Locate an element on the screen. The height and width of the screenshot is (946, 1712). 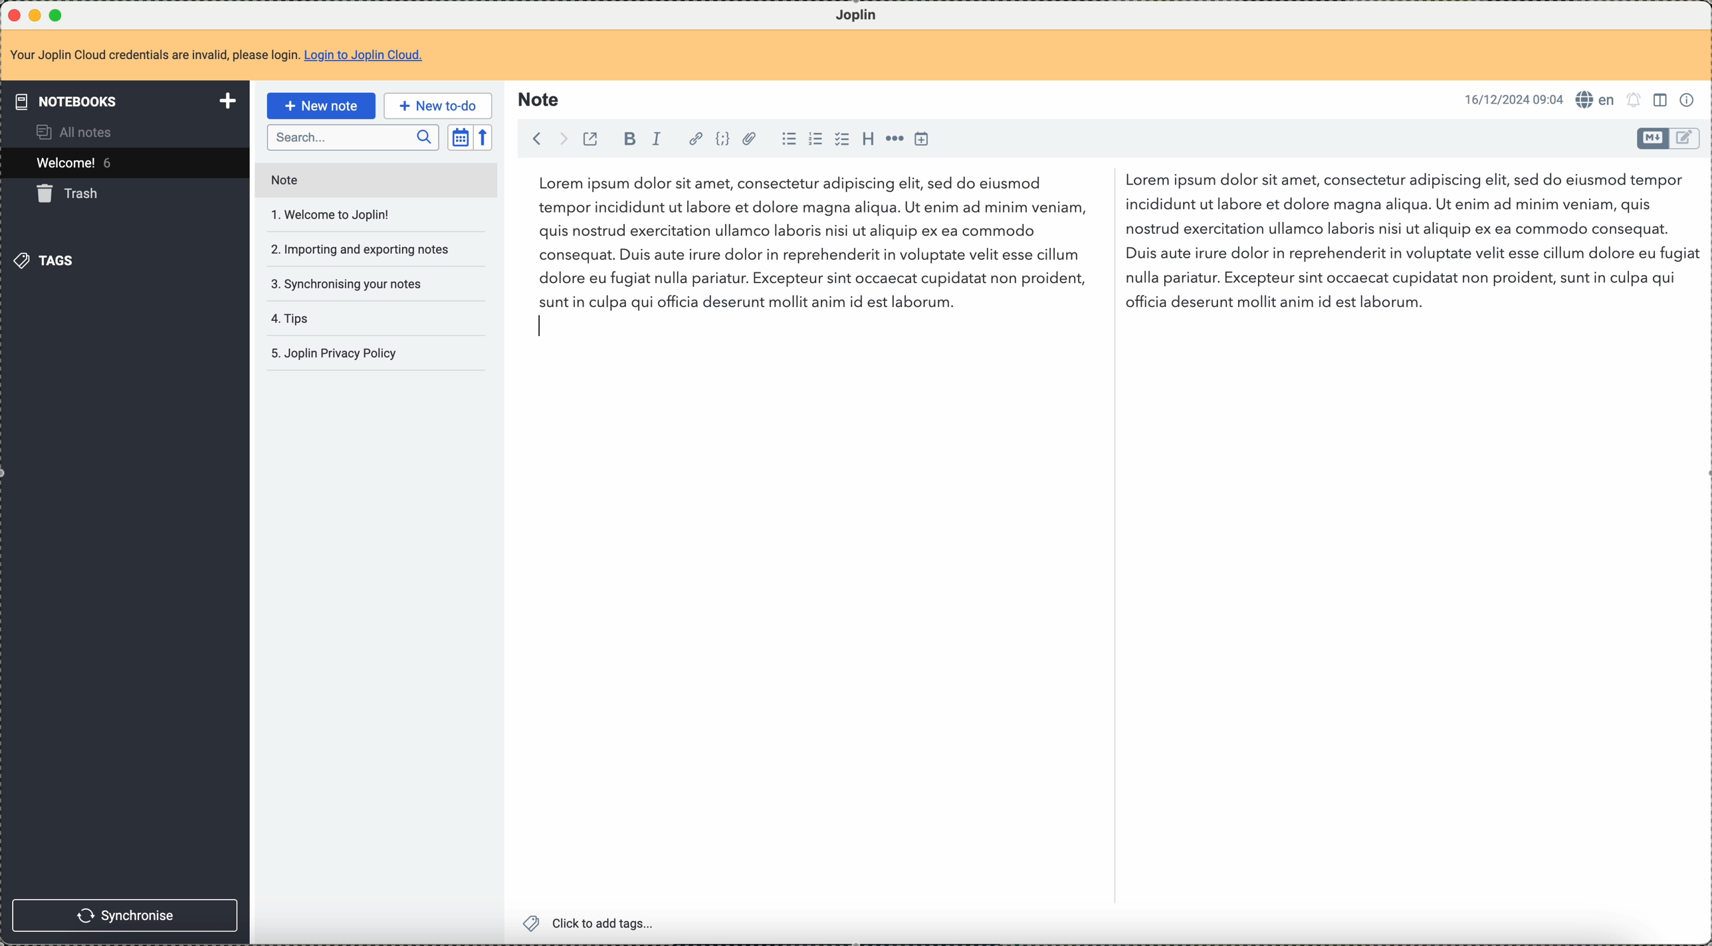
back is located at coordinates (534, 139).